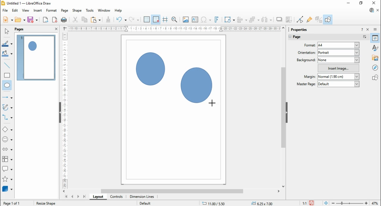  I want to click on insert fontwork text, so click(217, 19).